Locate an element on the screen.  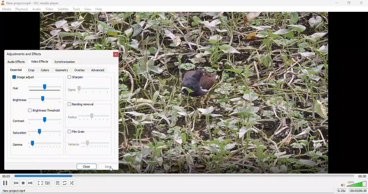
geometry is located at coordinates (61, 70).